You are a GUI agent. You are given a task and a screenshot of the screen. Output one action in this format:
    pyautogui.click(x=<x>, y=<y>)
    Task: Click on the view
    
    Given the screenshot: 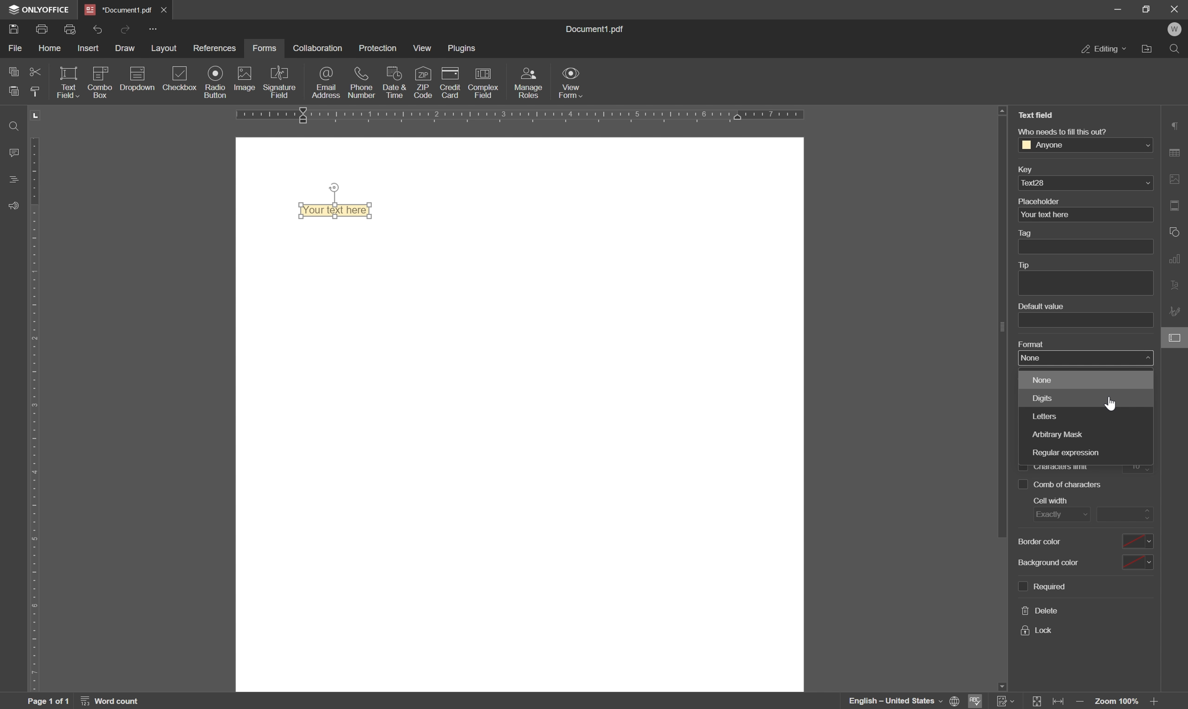 What is the action you would take?
    pyautogui.click(x=424, y=49)
    